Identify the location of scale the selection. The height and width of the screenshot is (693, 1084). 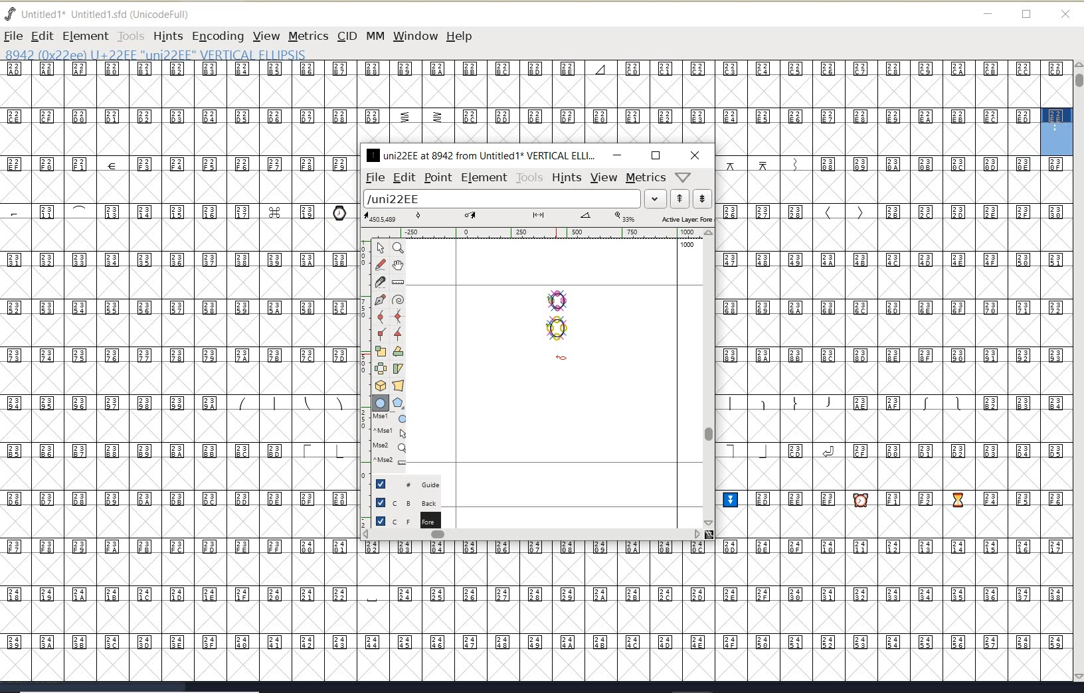
(381, 351).